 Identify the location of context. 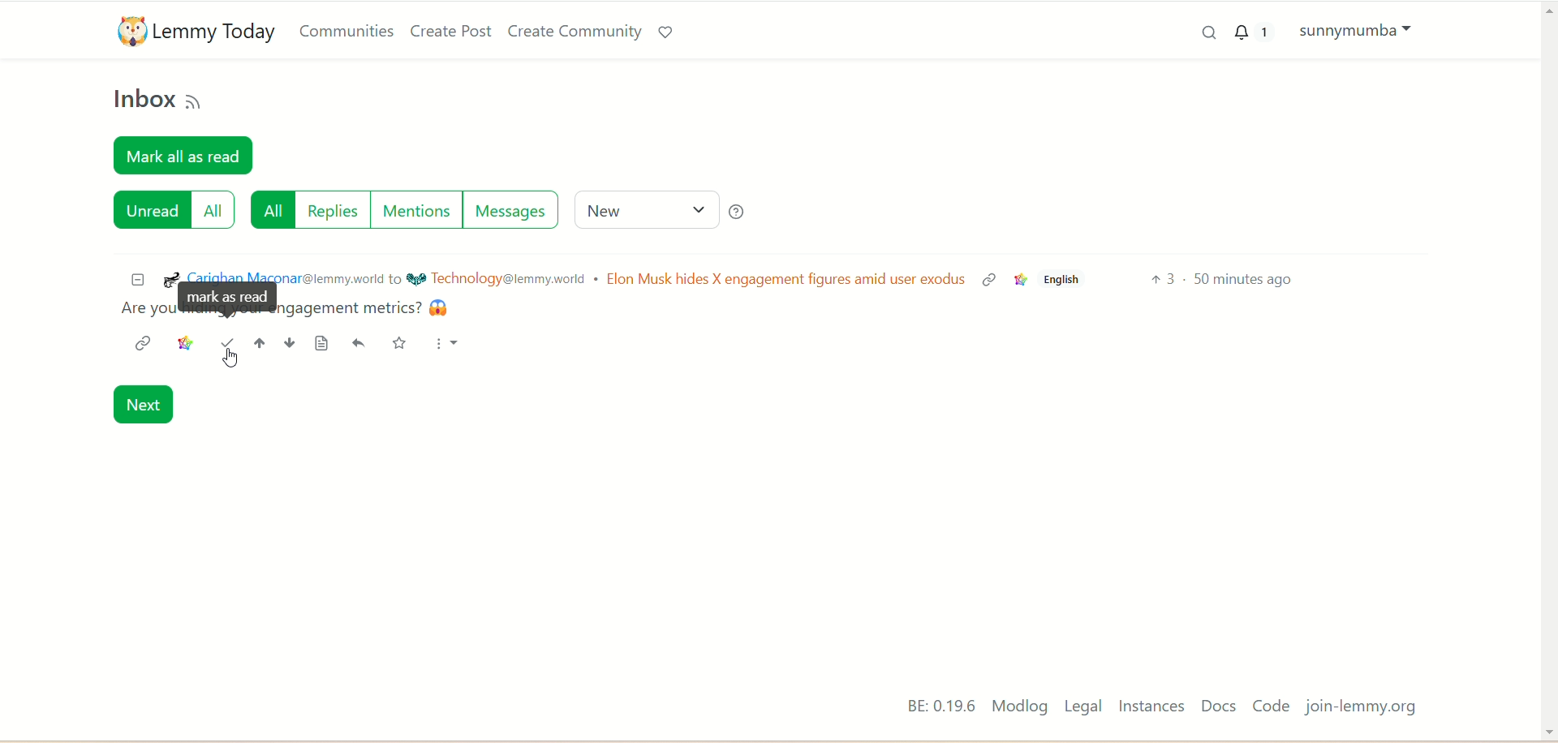
(183, 346).